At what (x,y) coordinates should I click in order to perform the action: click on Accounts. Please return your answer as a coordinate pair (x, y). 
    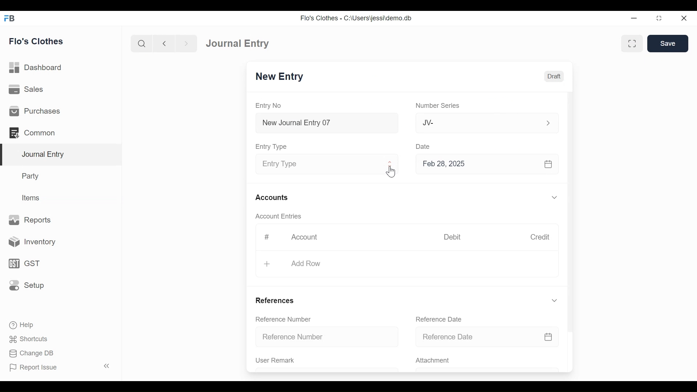
    Looking at the image, I should click on (272, 198).